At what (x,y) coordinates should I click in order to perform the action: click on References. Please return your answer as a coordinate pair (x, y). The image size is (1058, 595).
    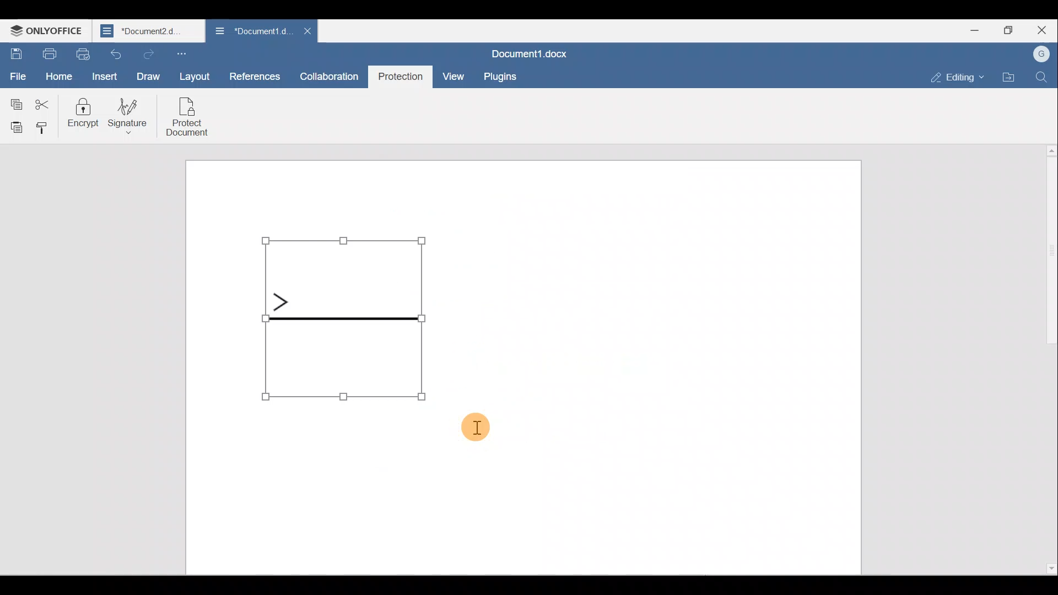
    Looking at the image, I should click on (255, 76).